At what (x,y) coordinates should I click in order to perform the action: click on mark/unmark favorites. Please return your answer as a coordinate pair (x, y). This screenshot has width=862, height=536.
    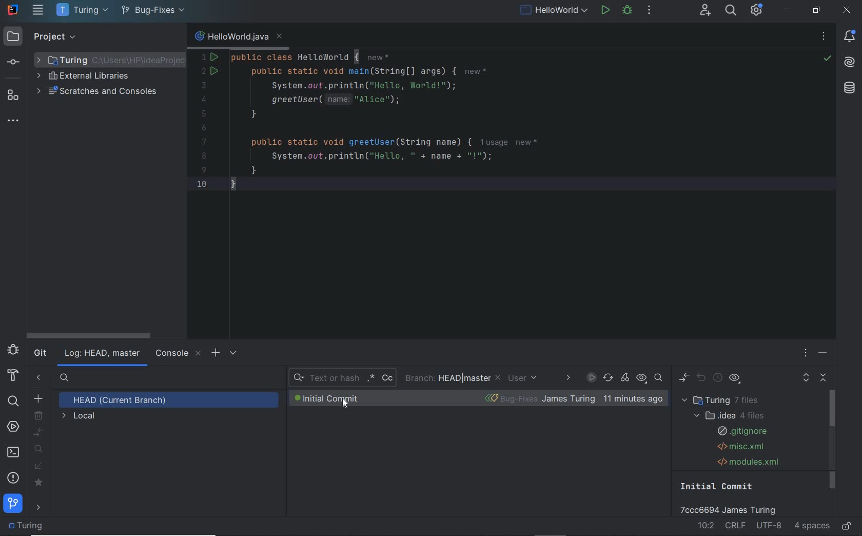
    Looking at the image, I should click on (41, 483).